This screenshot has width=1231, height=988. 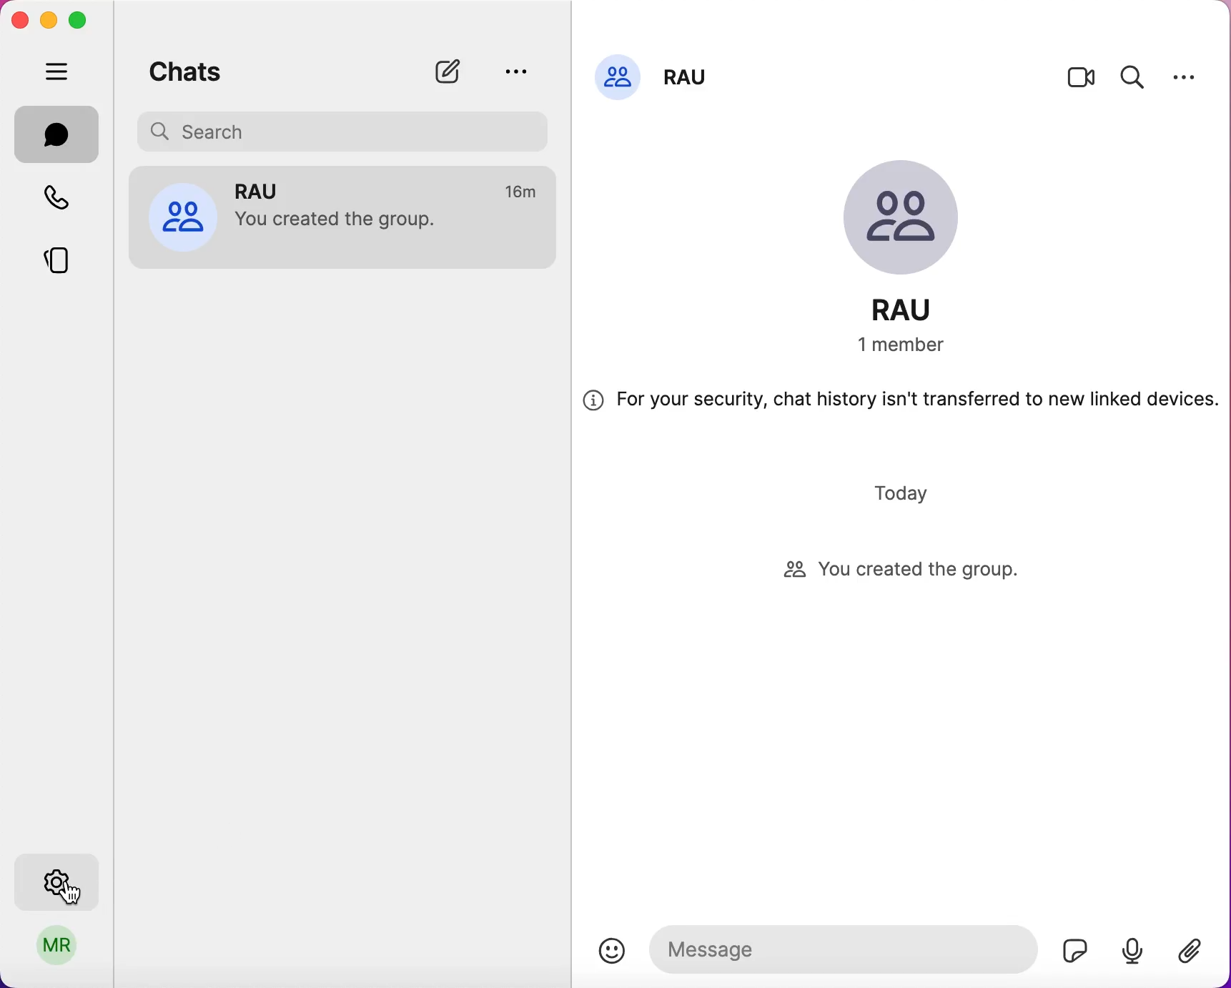 What do you see at coordinates (690, 73) in the screenshot?
I see `group name` at bounding box center [690, 73].